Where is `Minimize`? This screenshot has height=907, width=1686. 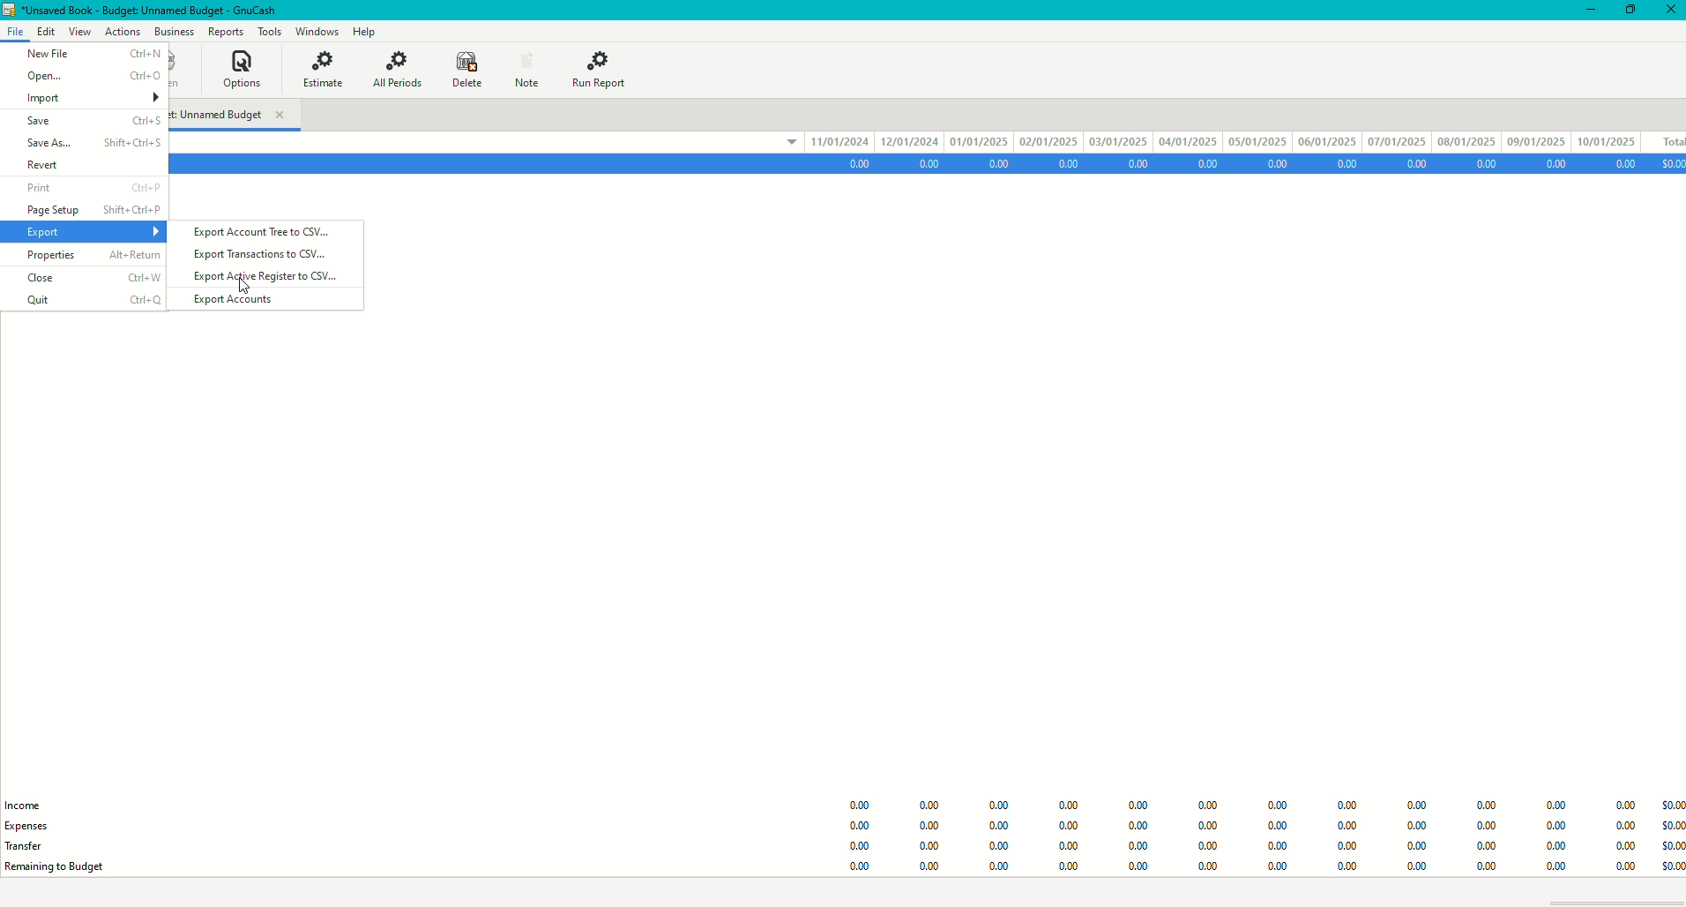 Minimize is located at coordinates (1590, 9).